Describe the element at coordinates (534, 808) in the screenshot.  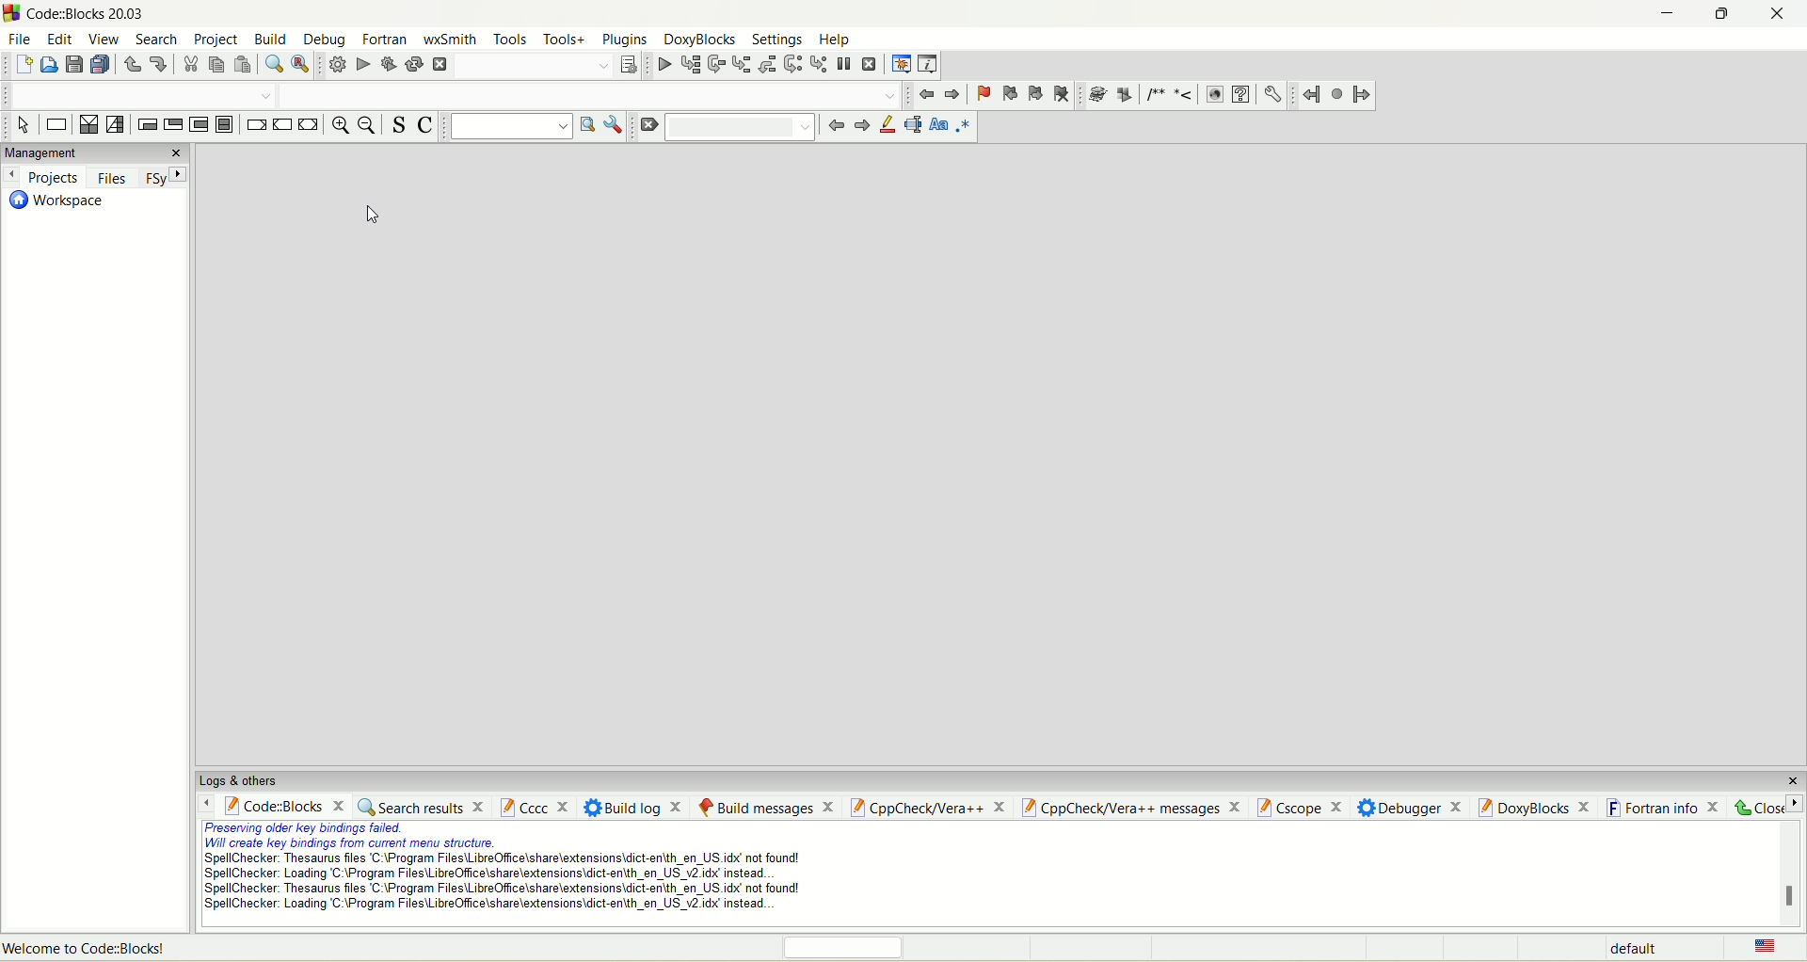
I see `Cccc` at that location.